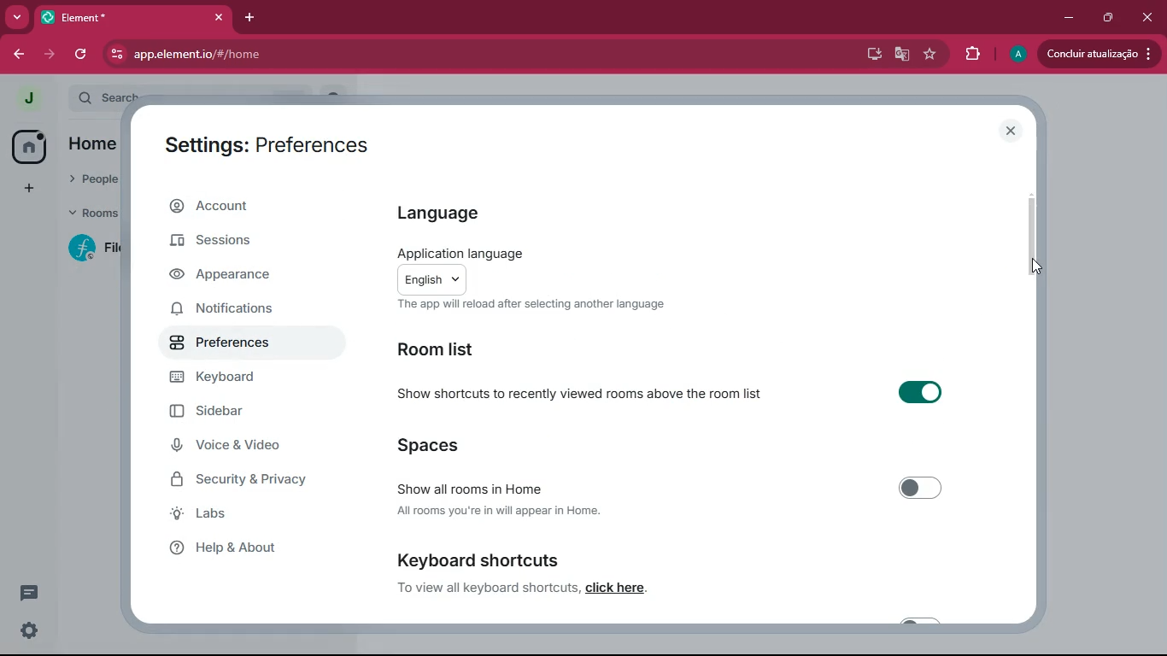 The image size is (1167, 656). I want to click on voice & video, so click(239, 447).